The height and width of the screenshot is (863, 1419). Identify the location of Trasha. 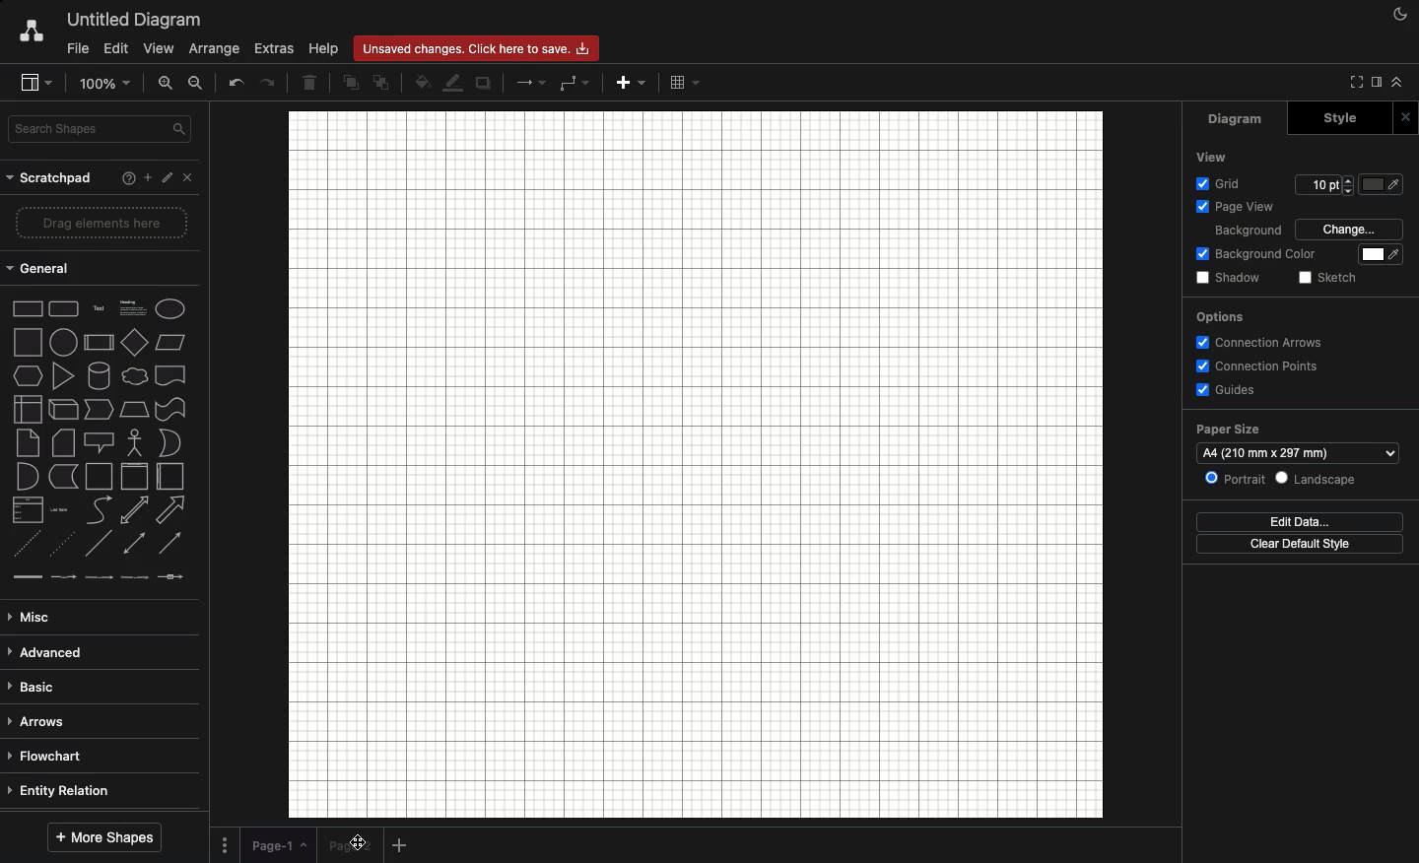
(311, 82).